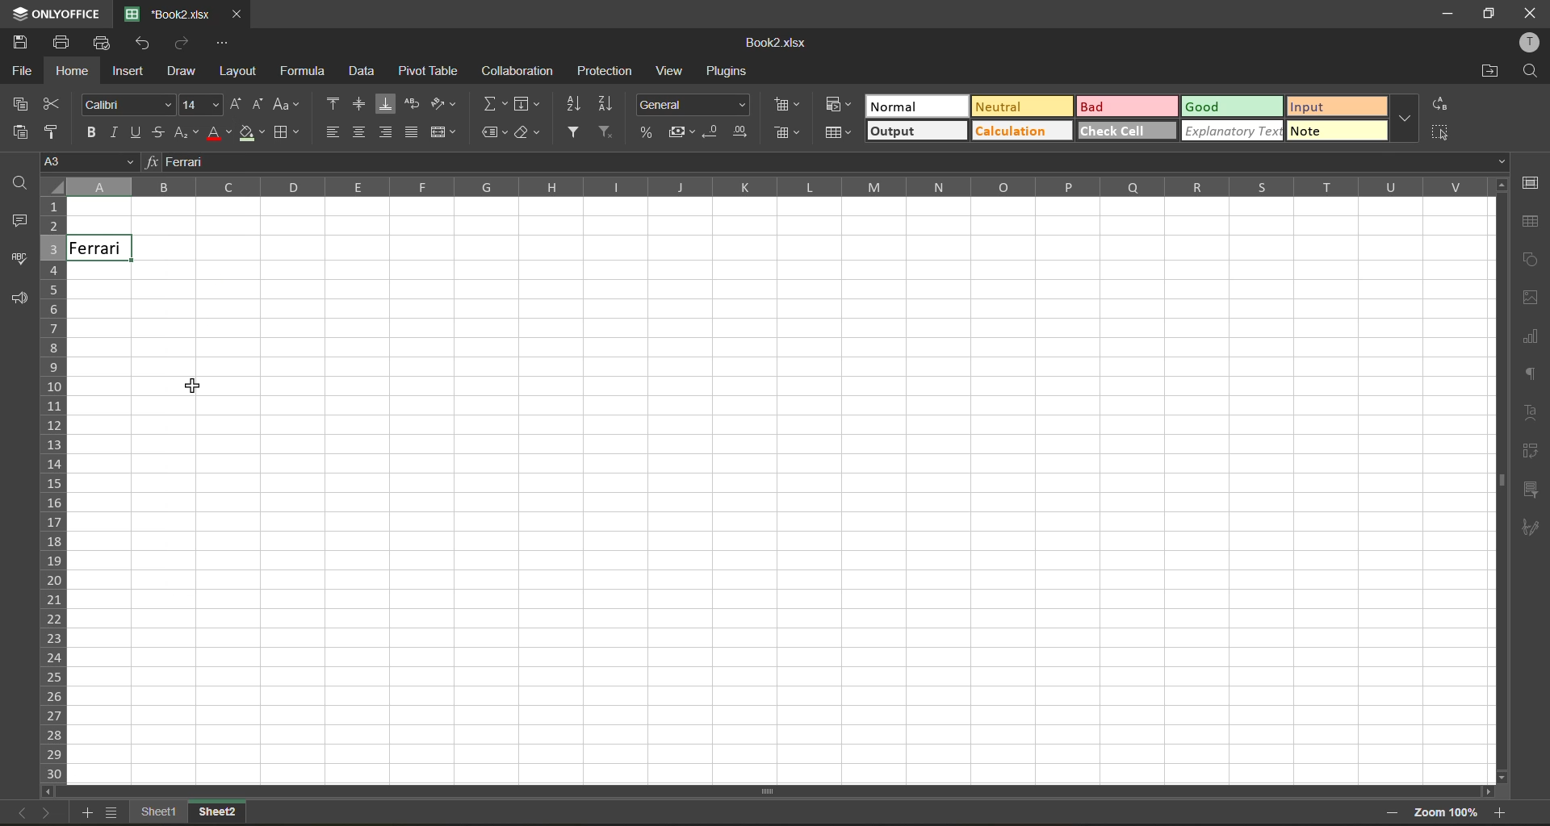 This screenshot has height=826, width=1550. I want to click on clear, so click(529, 134).